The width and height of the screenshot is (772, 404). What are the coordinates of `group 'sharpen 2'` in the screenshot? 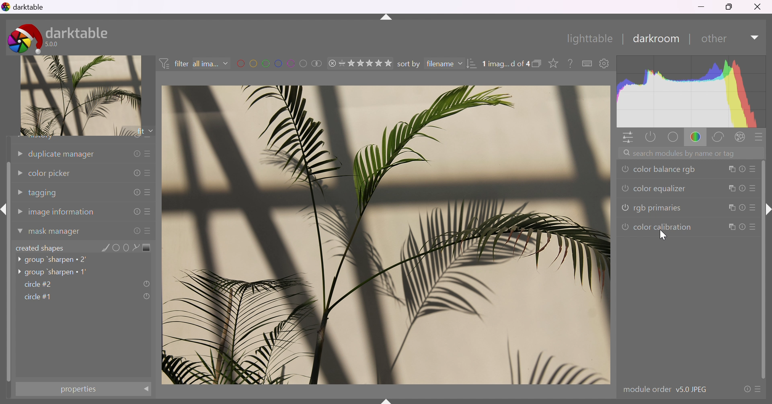 It's located at (51, 261).